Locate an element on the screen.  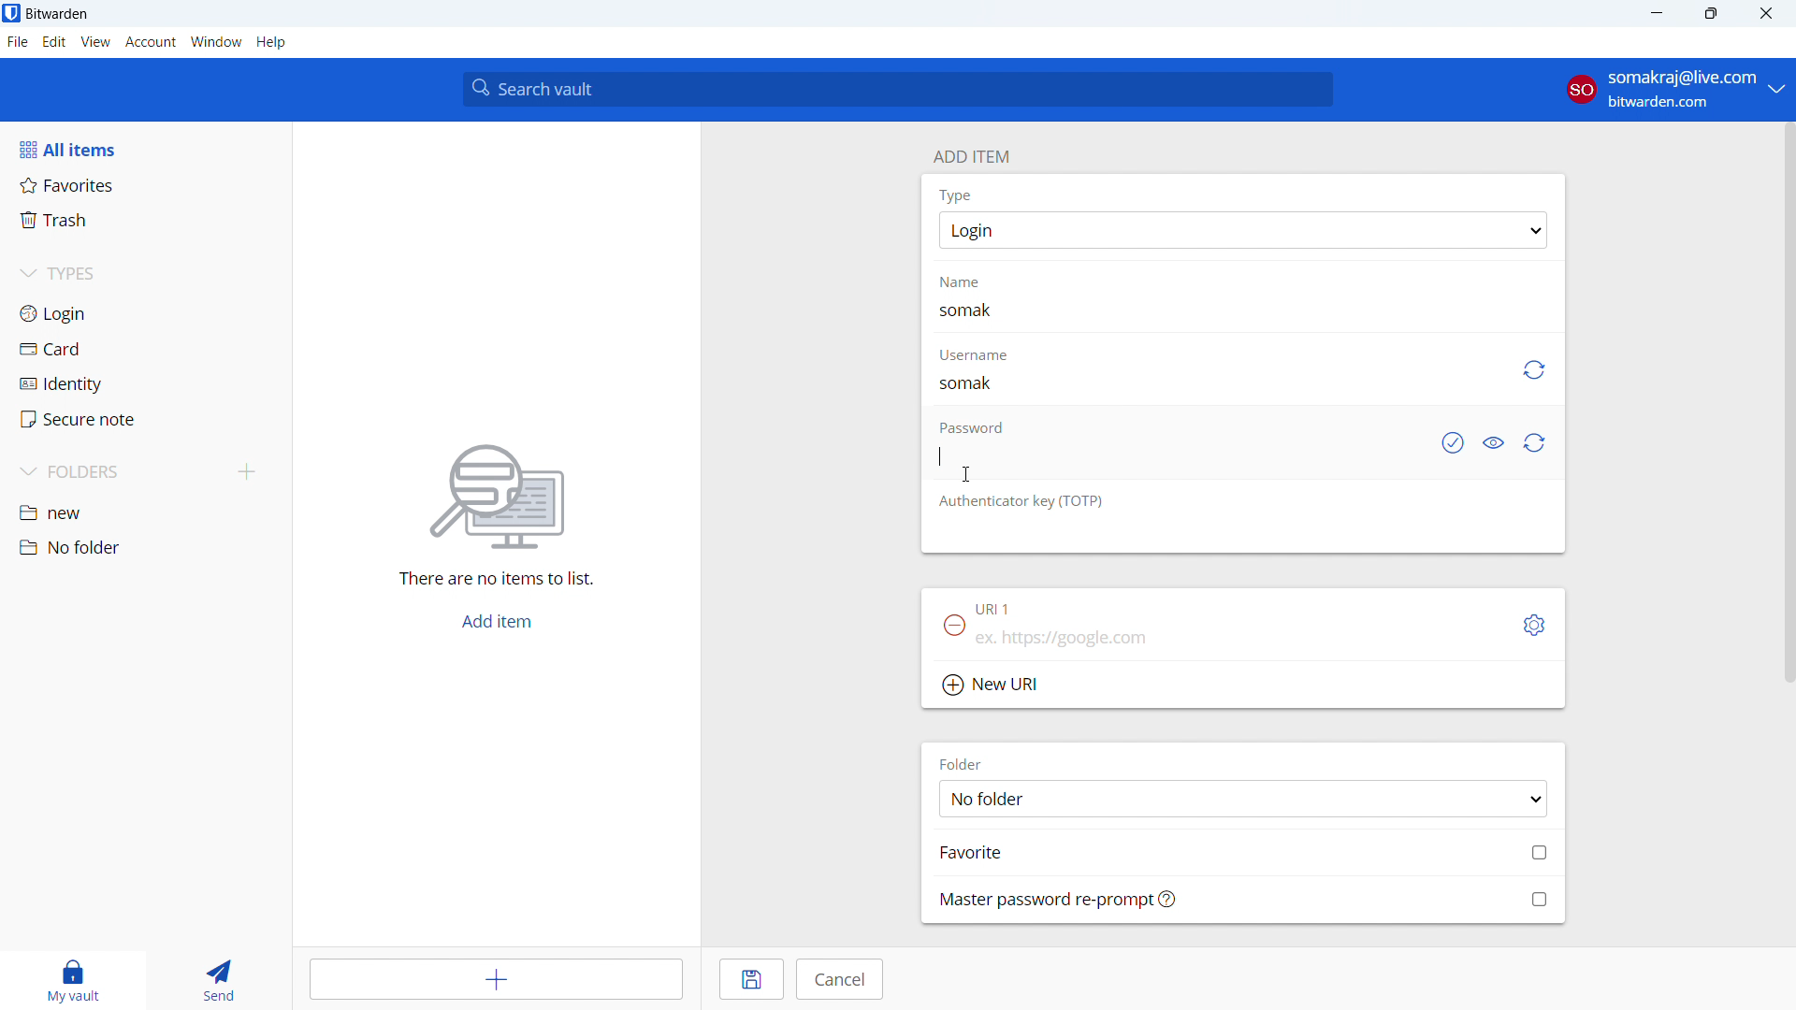
save is located at coordinates (752, 979).